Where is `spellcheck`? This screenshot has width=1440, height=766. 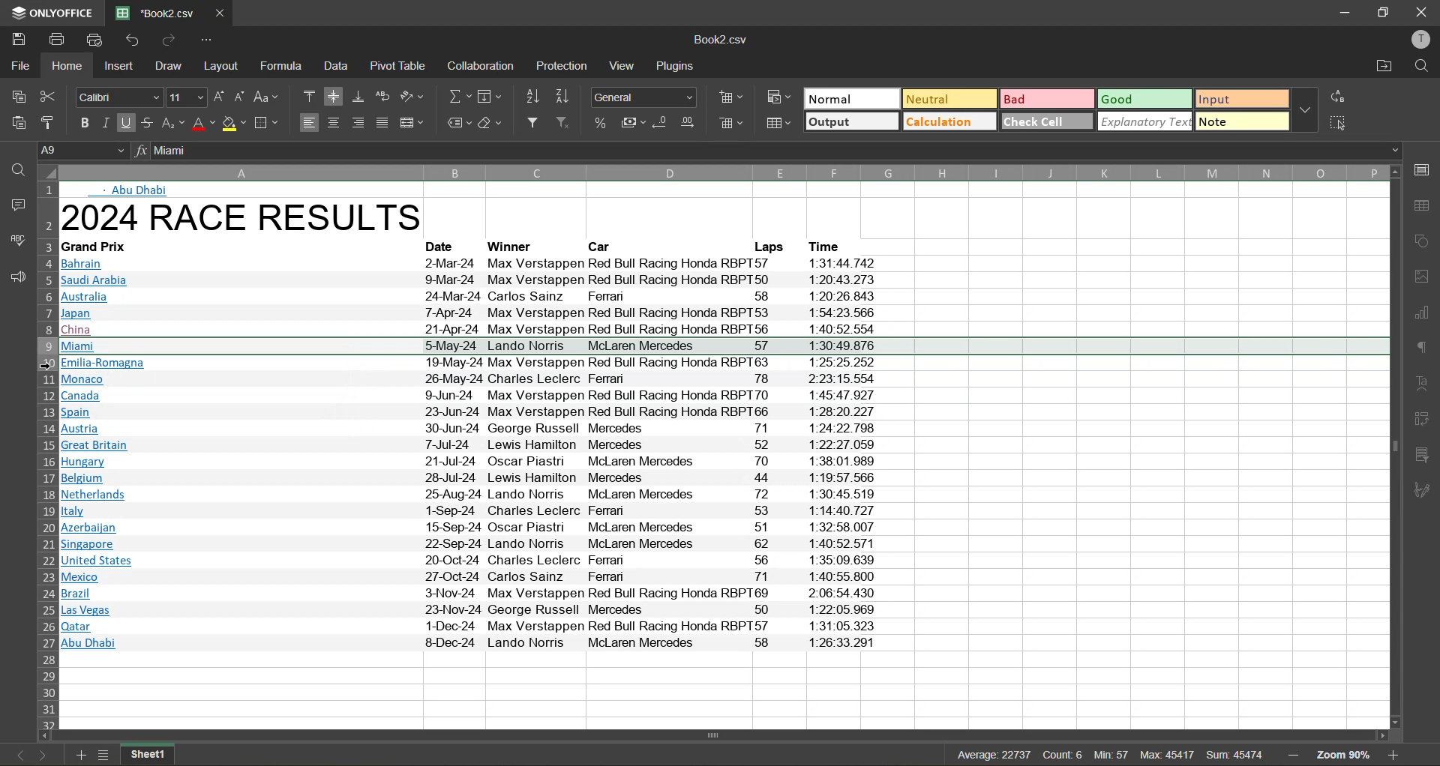
spellcheck is located at coordinates (14, 242).